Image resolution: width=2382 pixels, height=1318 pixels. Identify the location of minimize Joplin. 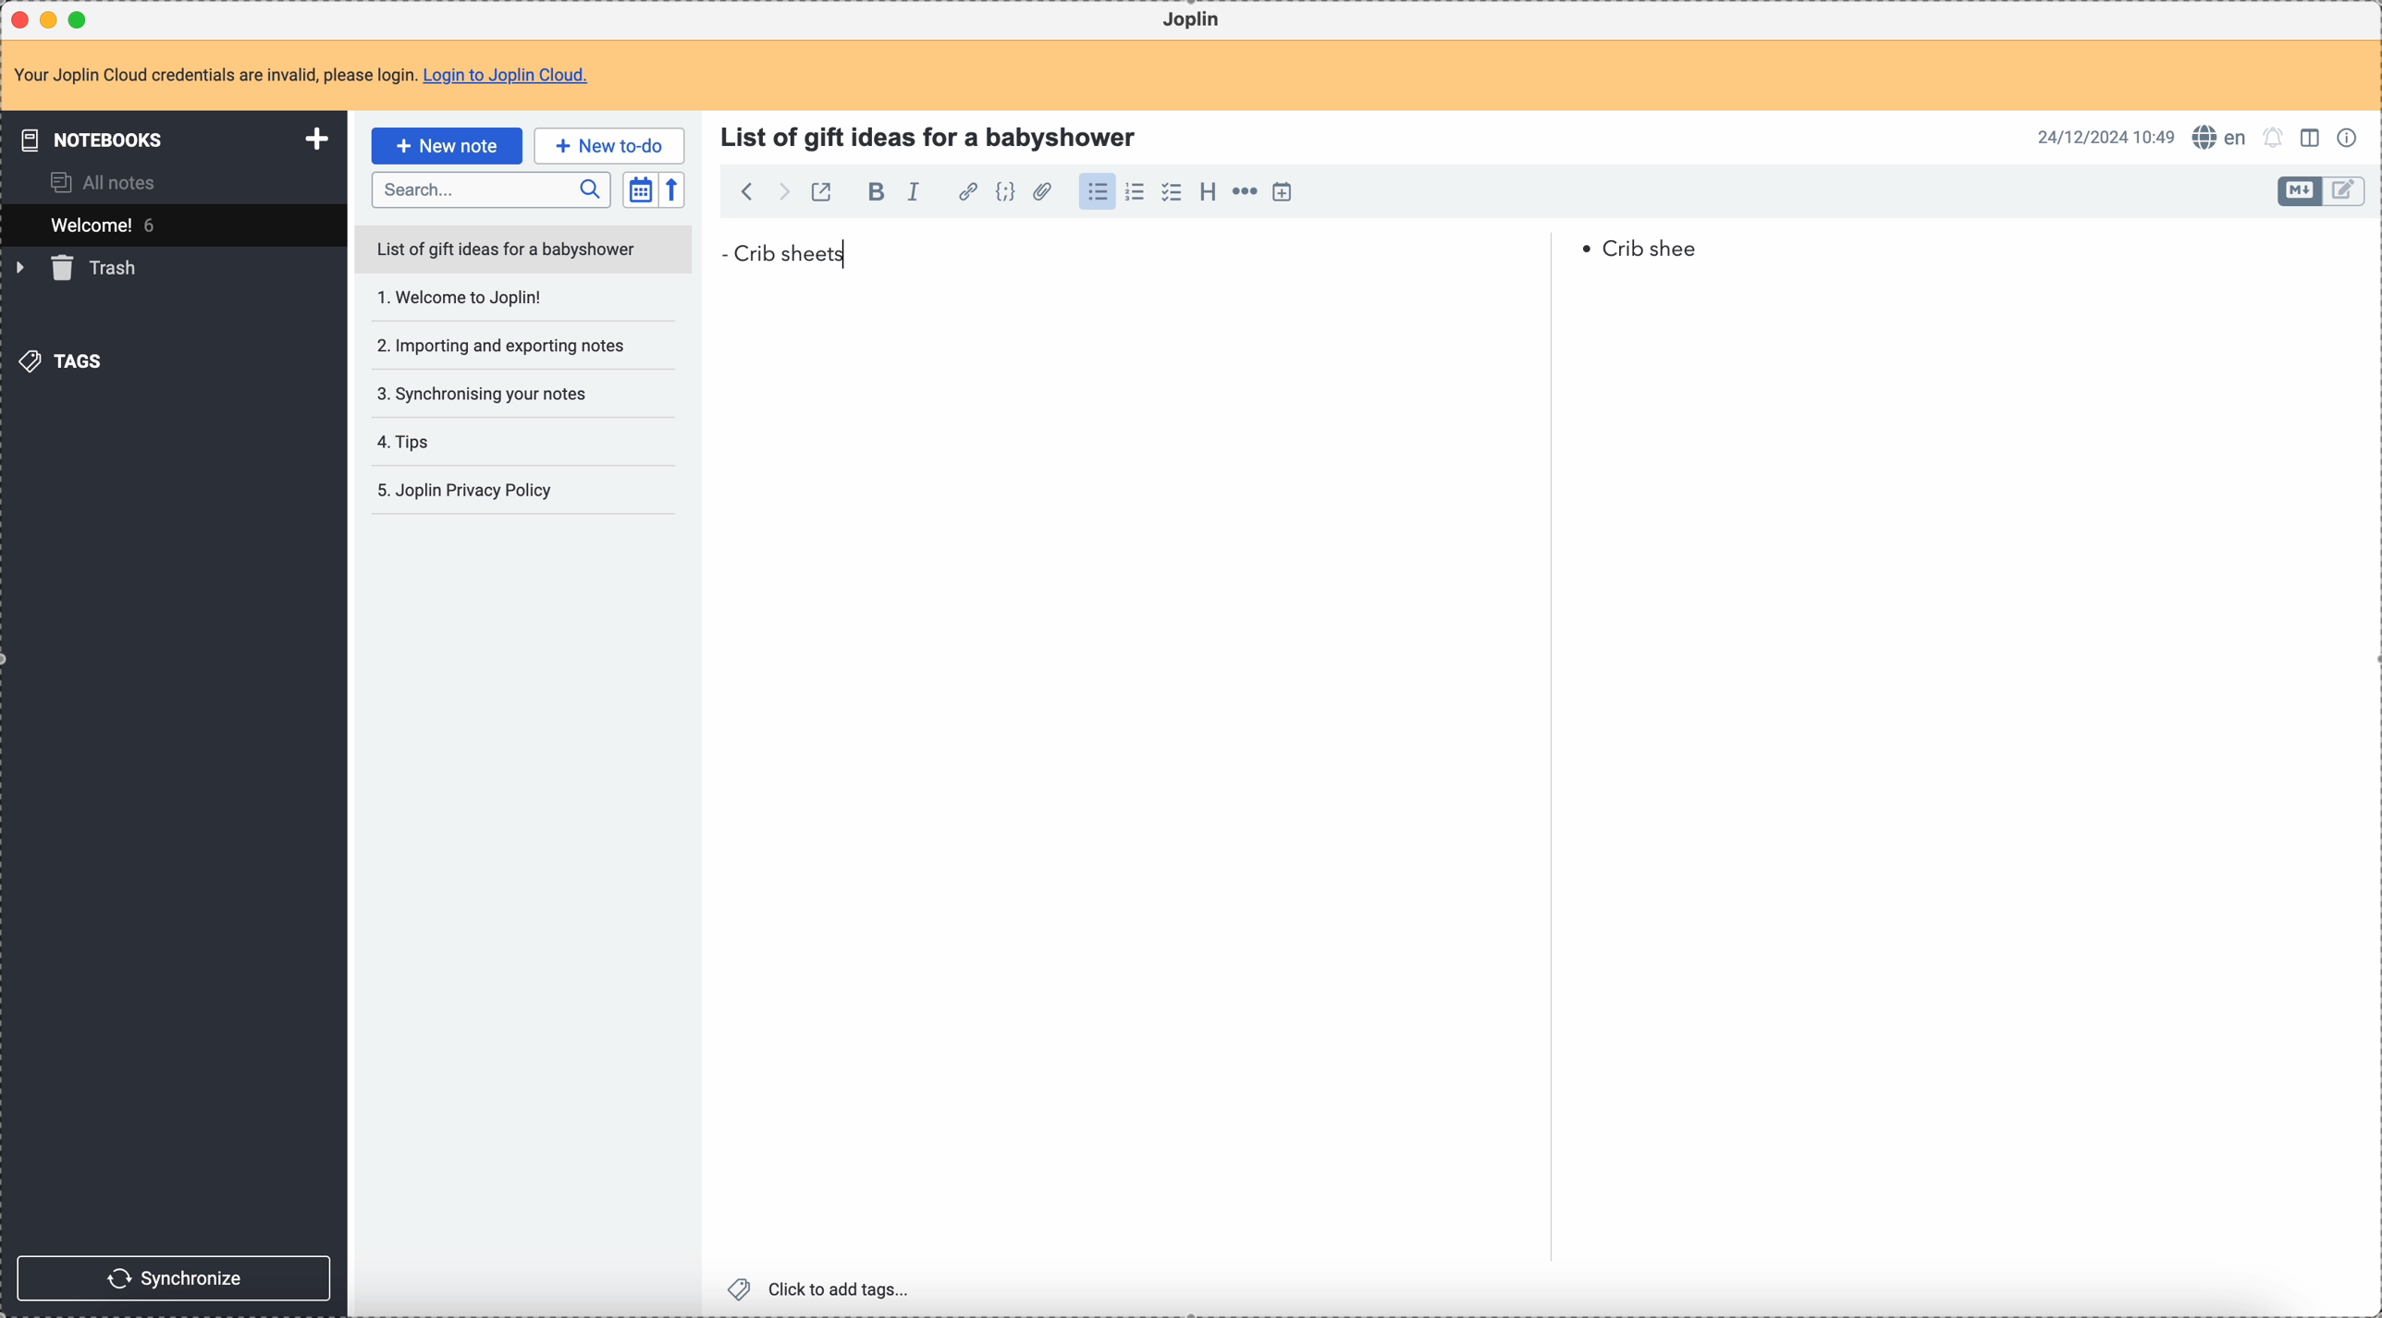
(53, 19).